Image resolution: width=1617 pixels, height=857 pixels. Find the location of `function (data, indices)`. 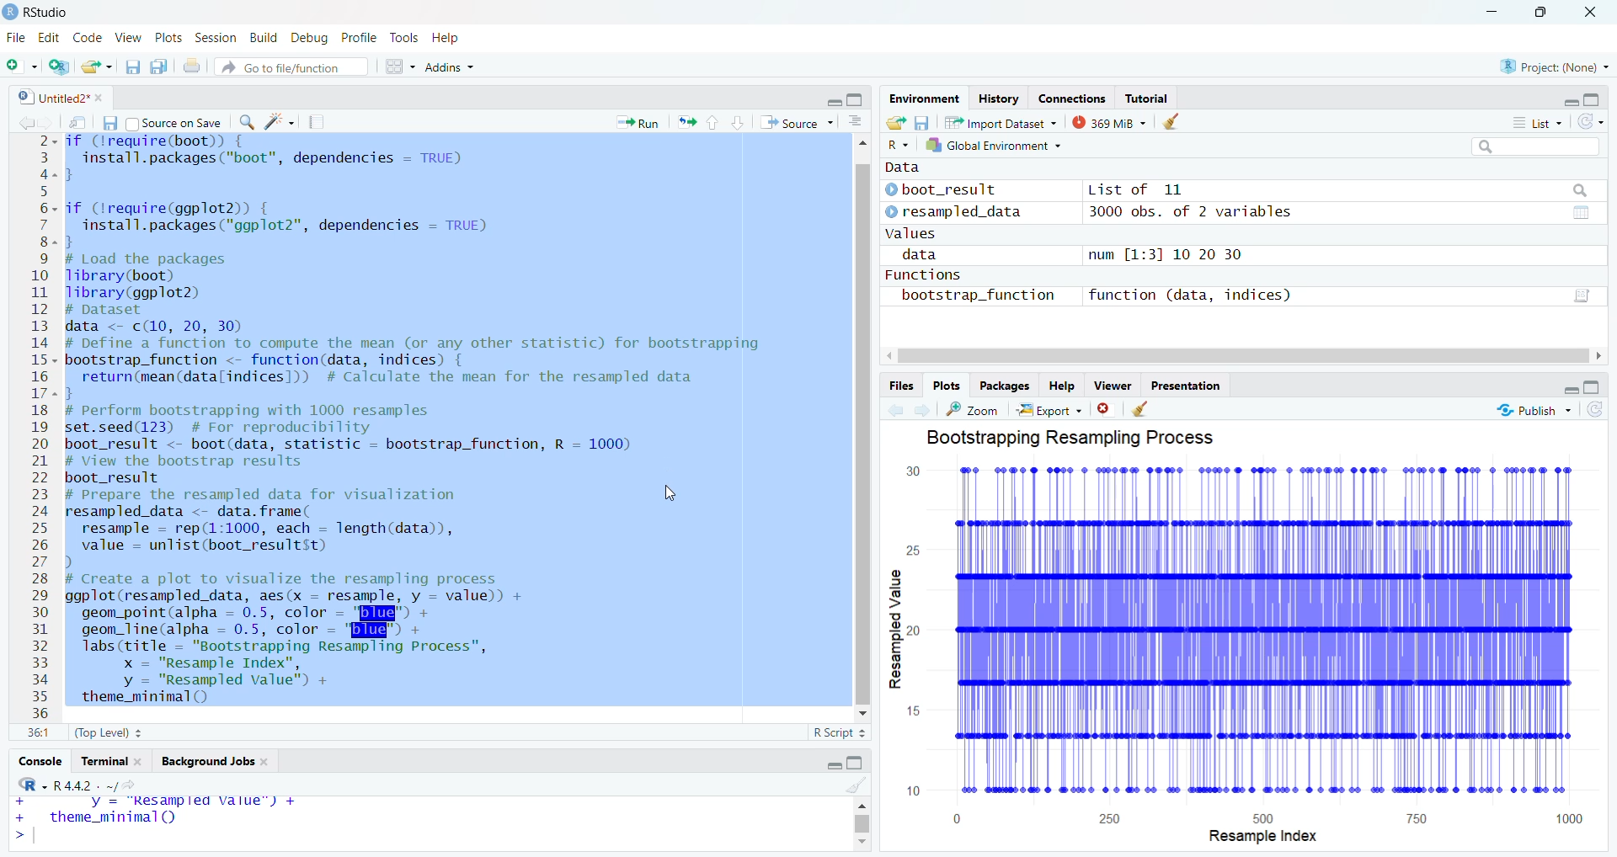

function (data, indices) is located at coordinates (1189, 297).